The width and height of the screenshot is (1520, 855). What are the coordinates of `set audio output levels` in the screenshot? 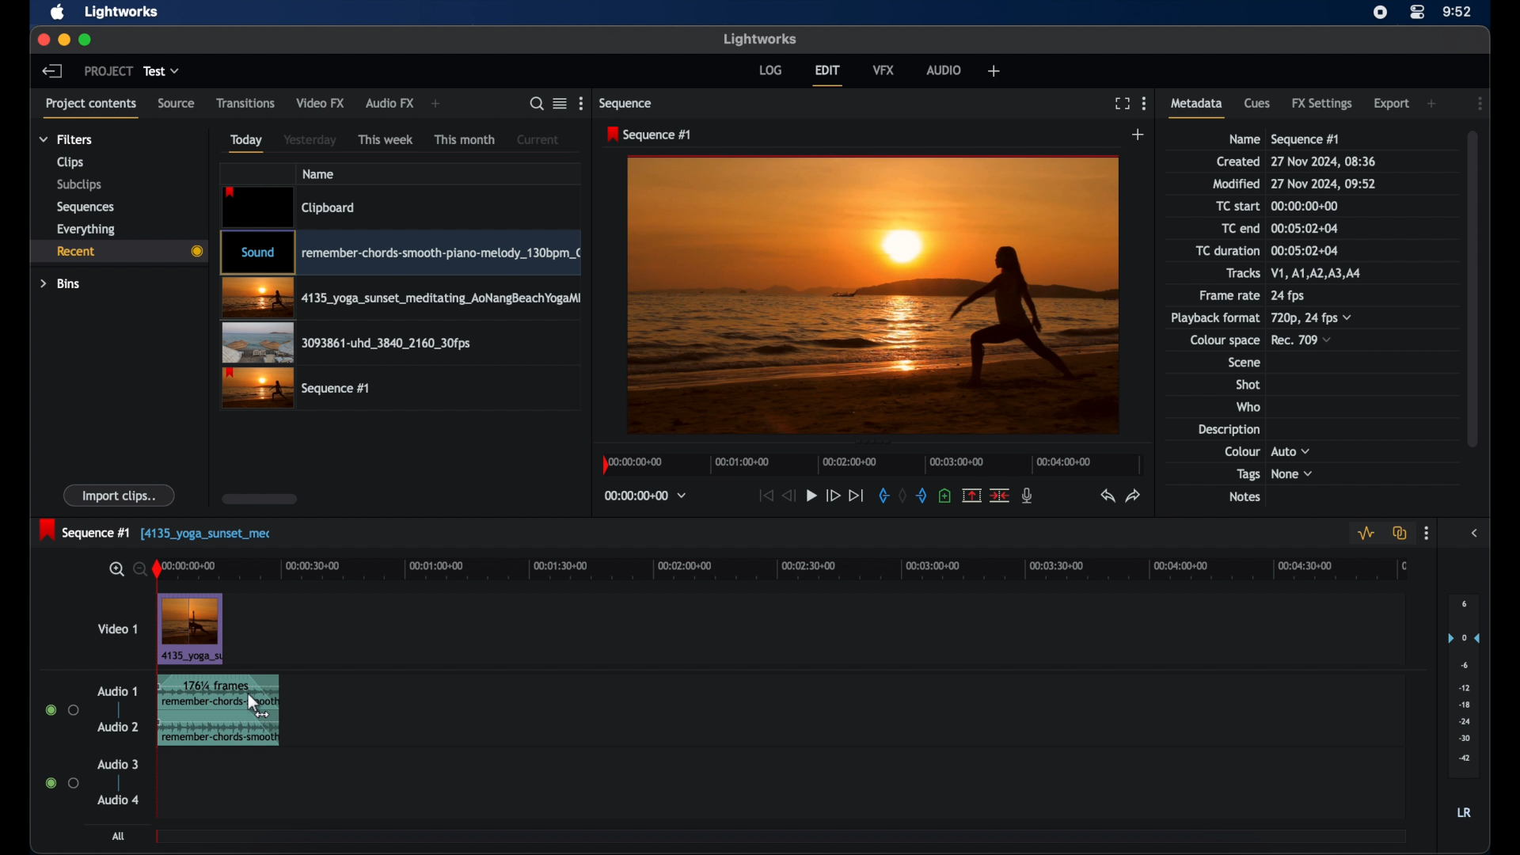 It's located at (1463, 686).